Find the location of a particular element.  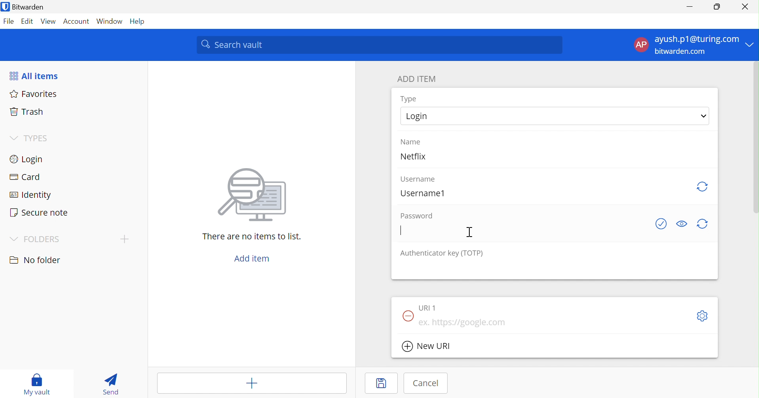

Generate password is located at coordinates (702, 224).